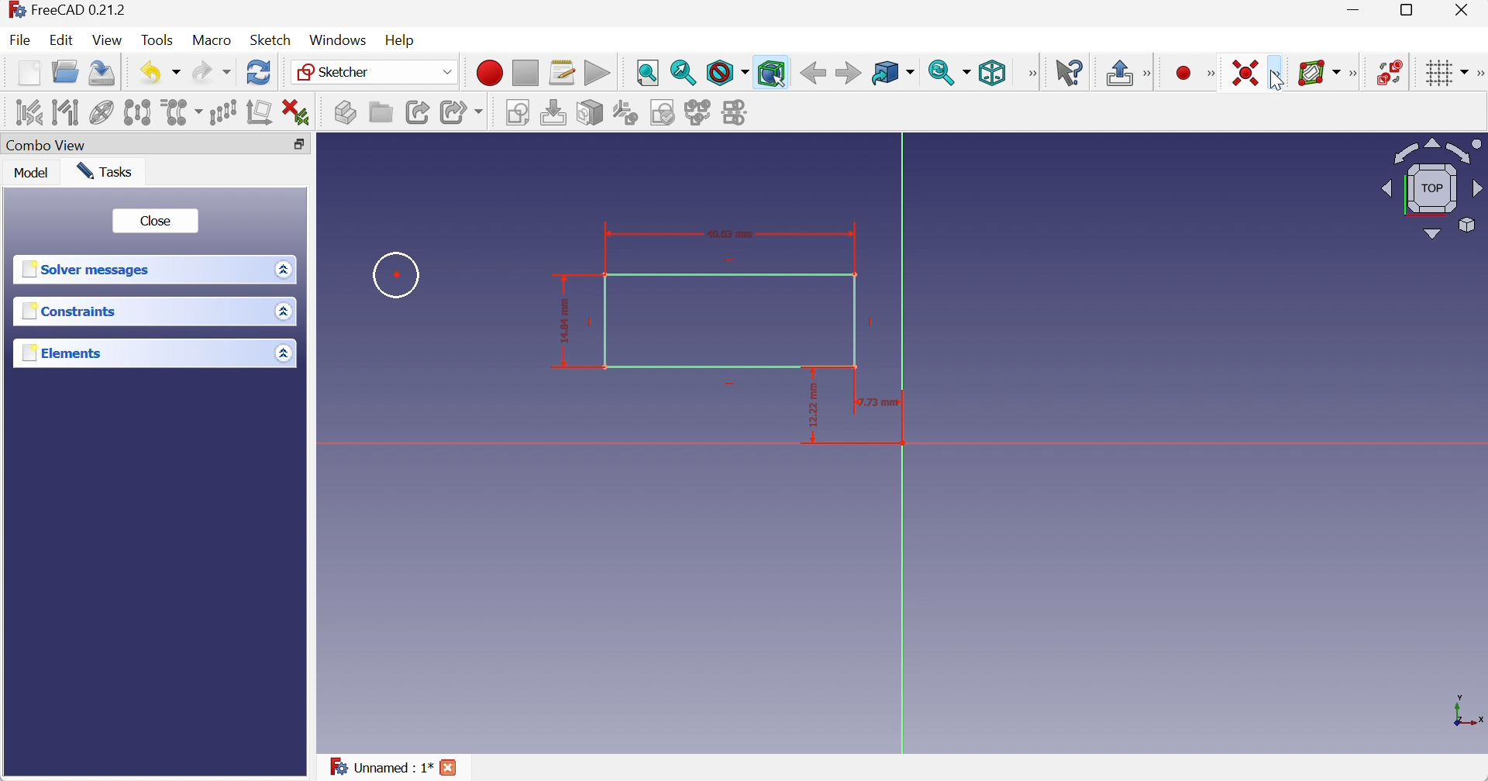 This screenshot has width=1488, height=781. What do you see at coordinates (700, 112) in the screenshot?
I see `Merge sketches` at bounding box center [700, 112].